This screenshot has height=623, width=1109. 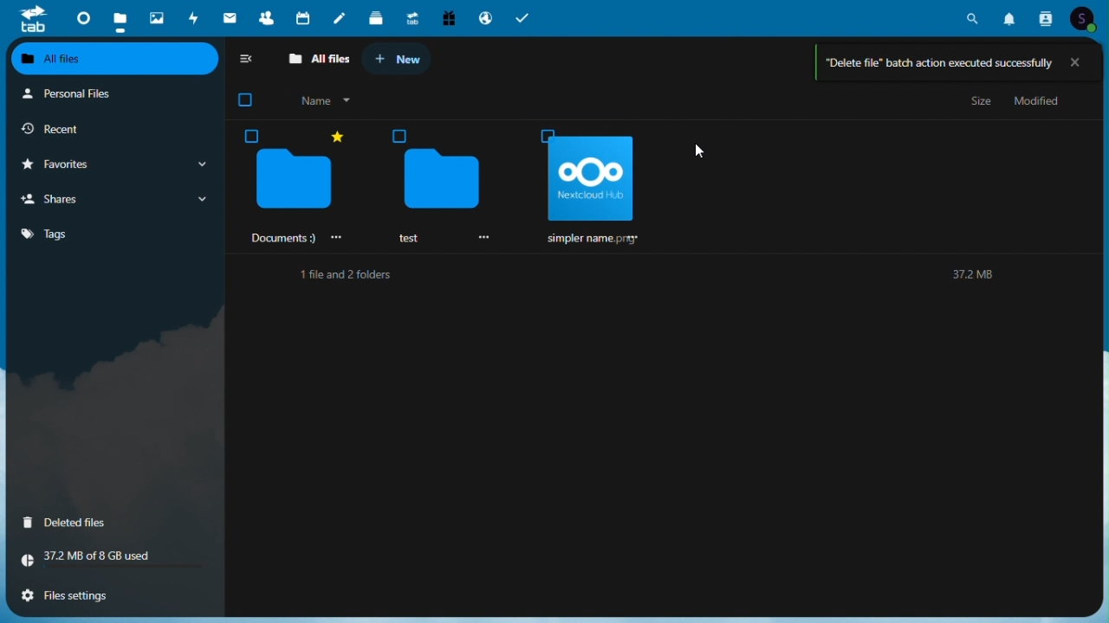 I want to click on Notes , so click(x=342, y=19).